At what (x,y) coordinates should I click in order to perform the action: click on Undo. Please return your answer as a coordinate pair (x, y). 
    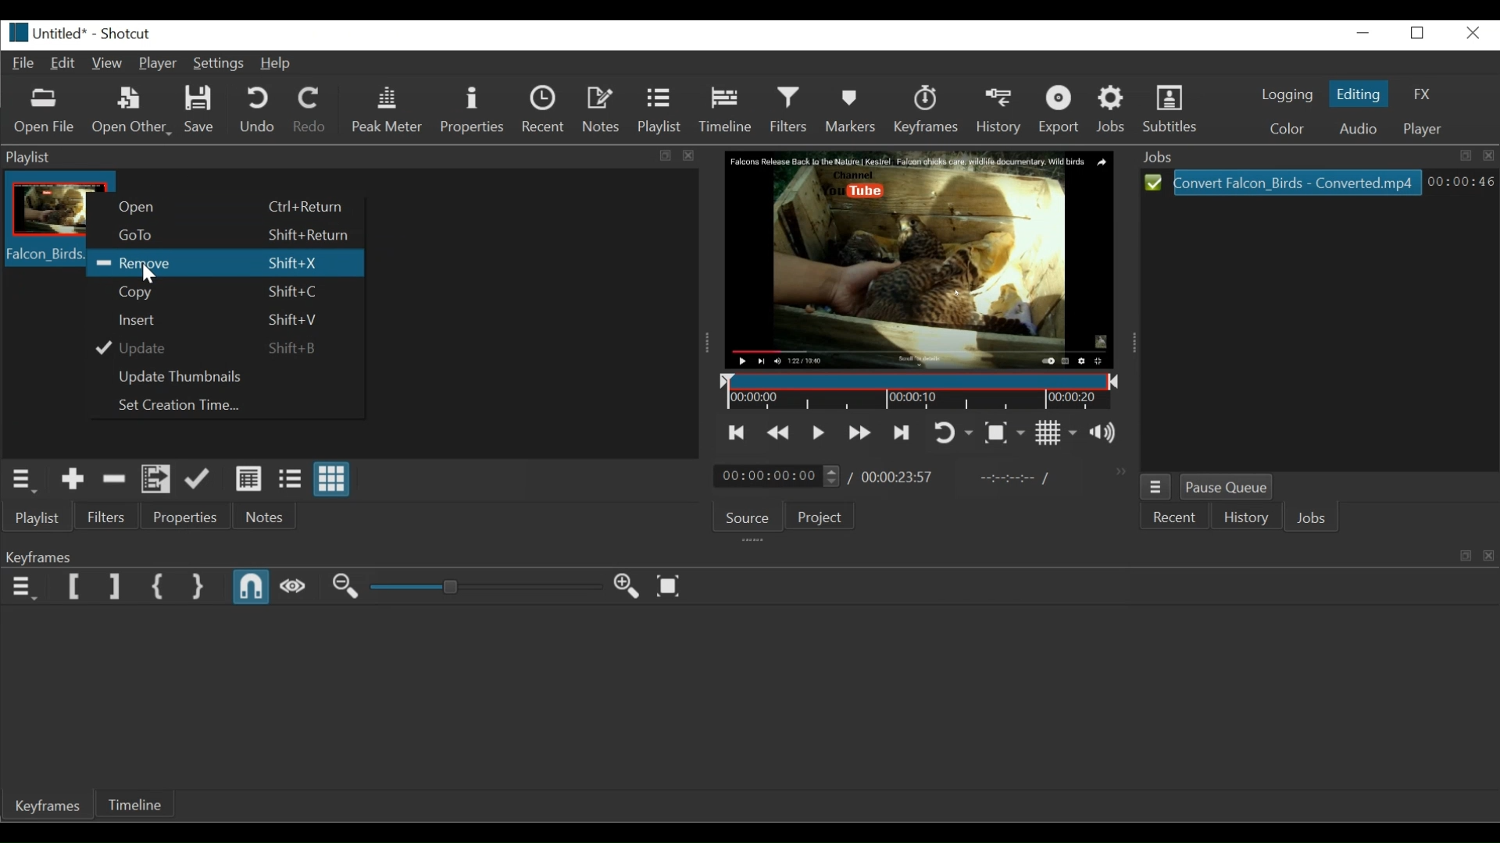
    Looking at the image, I should click on (259, 109).